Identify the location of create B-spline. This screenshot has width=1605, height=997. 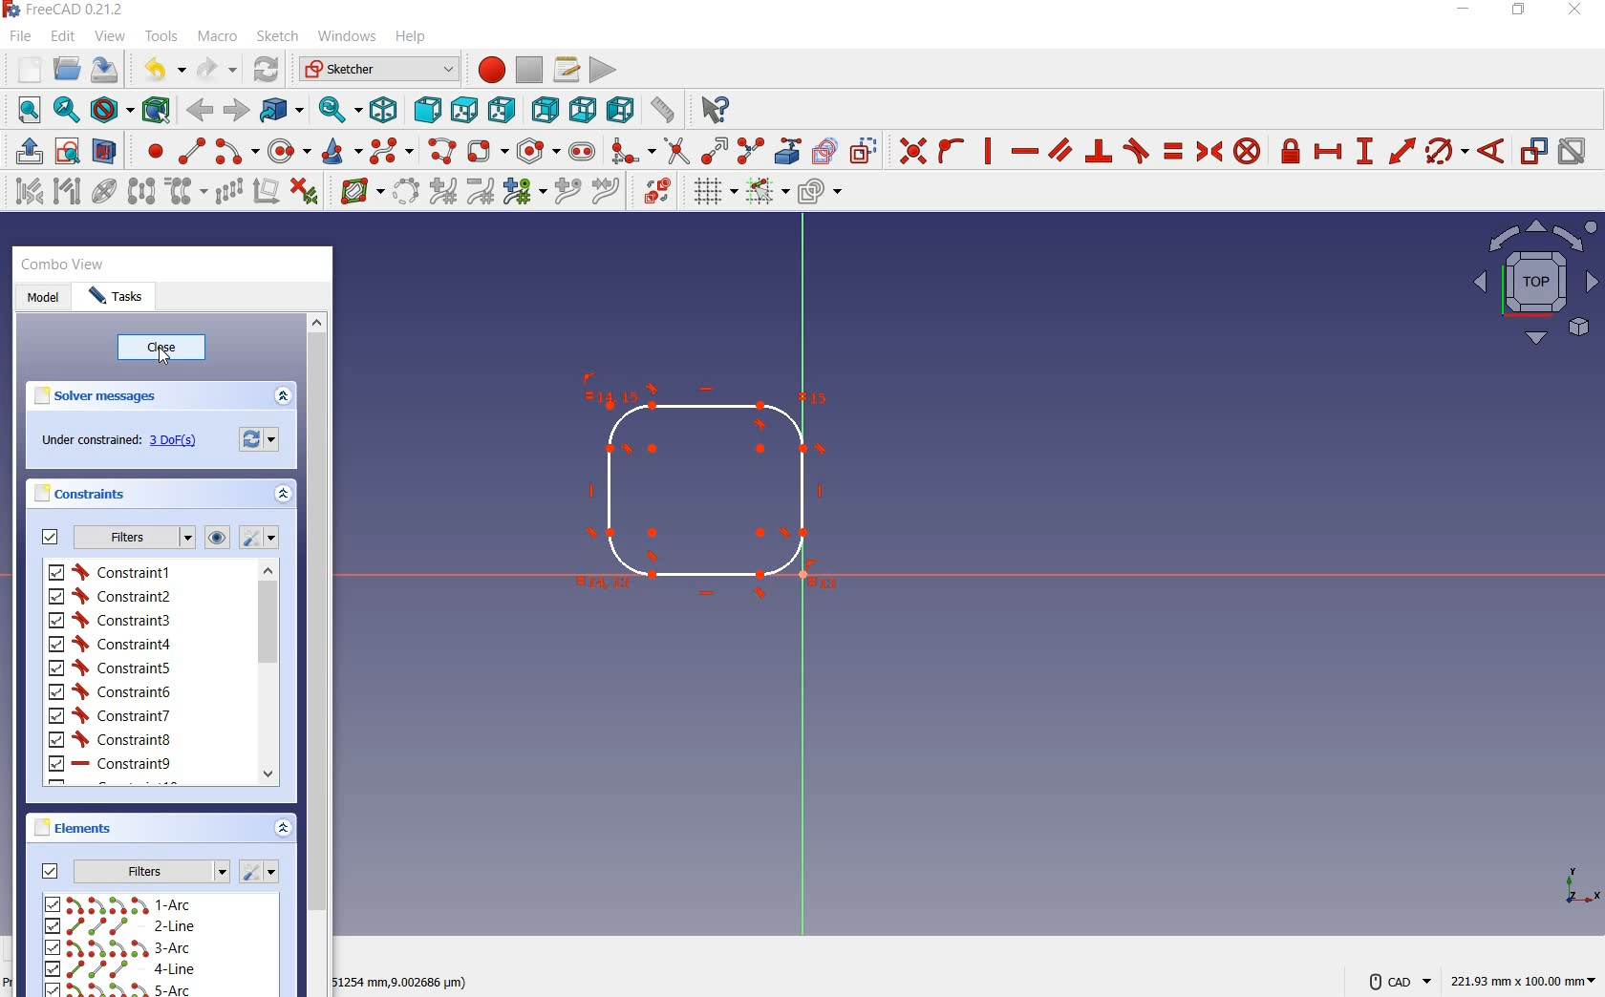
(394, 150).